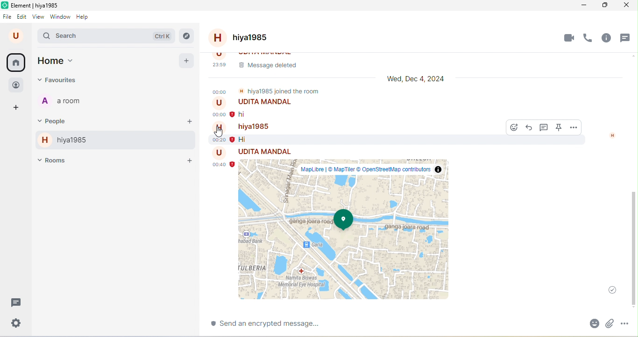  I want to click on room joining information, so click(268, 91).